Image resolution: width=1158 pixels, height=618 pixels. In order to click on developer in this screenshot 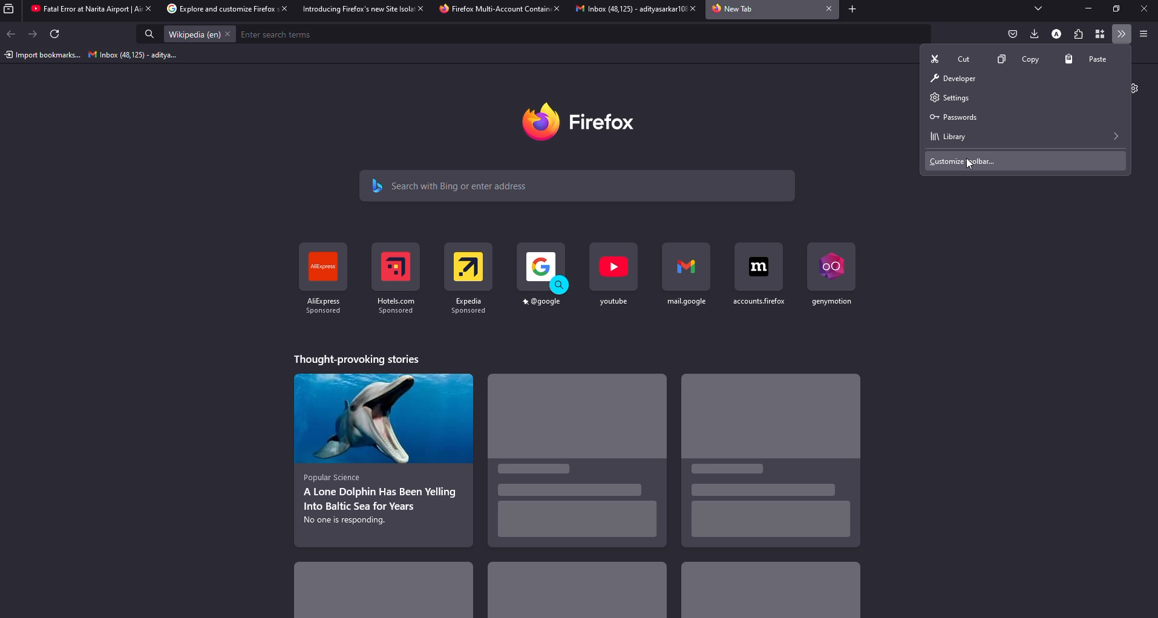, I will do `click(951, 77)`.